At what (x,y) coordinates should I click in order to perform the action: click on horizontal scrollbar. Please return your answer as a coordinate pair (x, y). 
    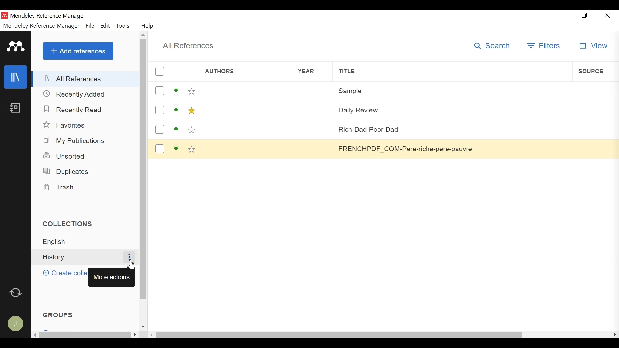
    Looking at the image, I should click on (85, 335).